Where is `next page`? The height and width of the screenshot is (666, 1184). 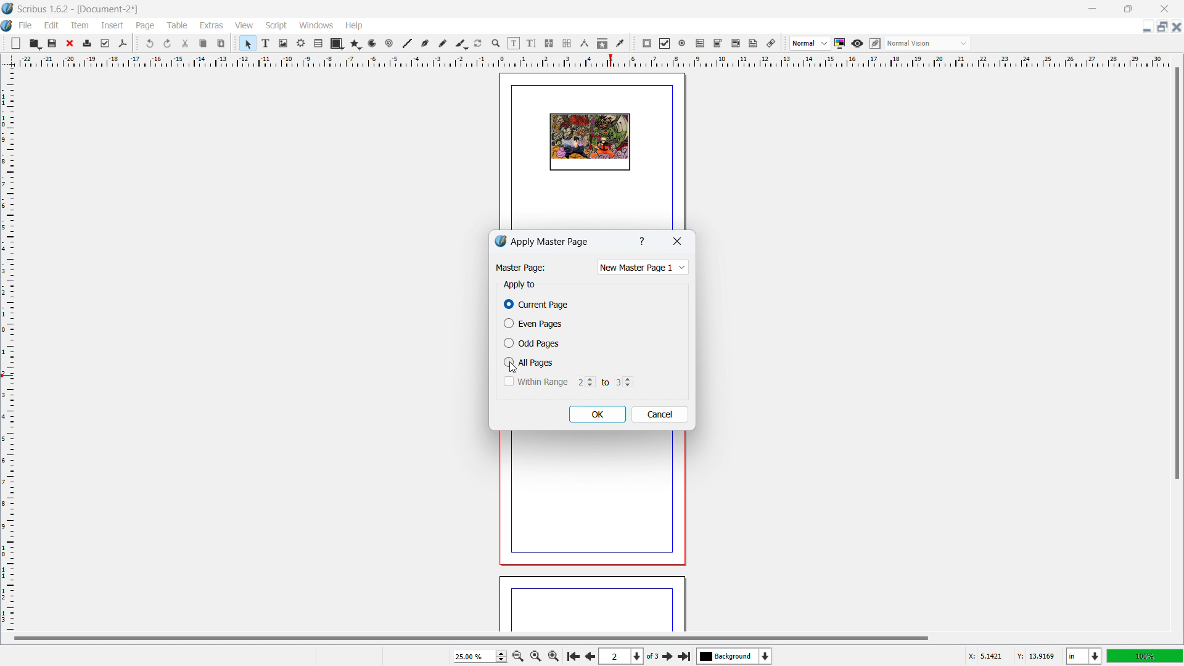 next page is located at coordinates (668, 656).